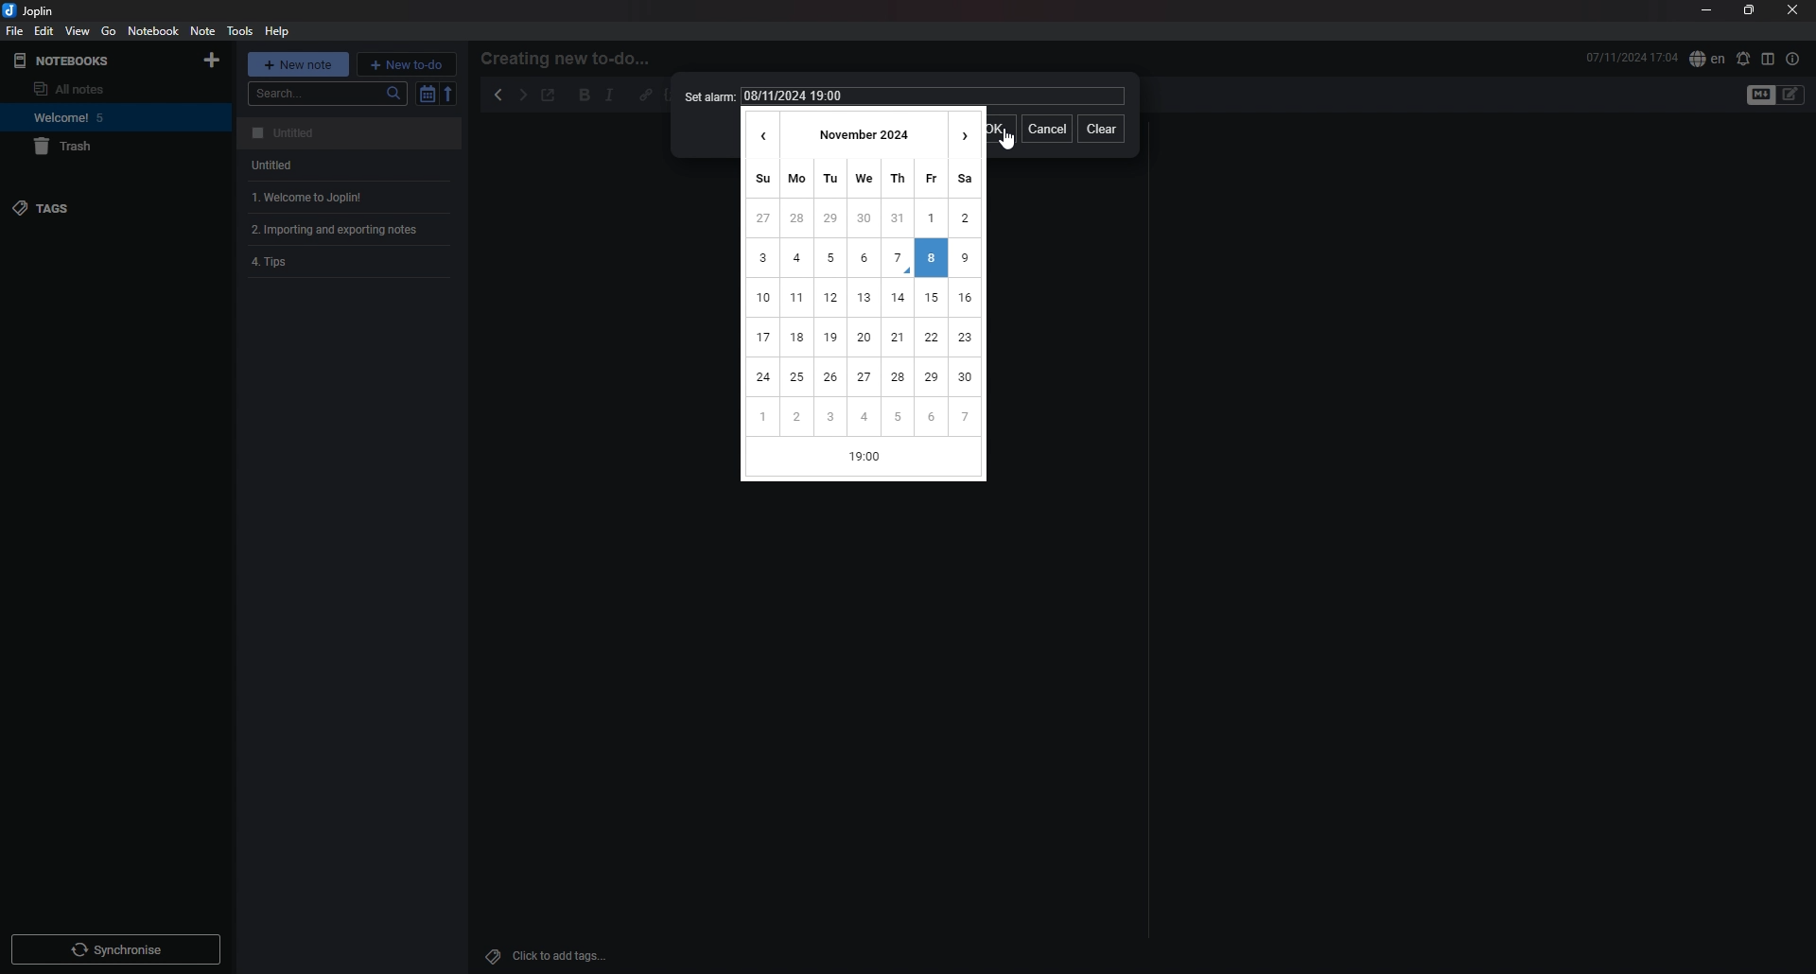 The image size is (1816, 974). I want to click on view, so click(79, 31).